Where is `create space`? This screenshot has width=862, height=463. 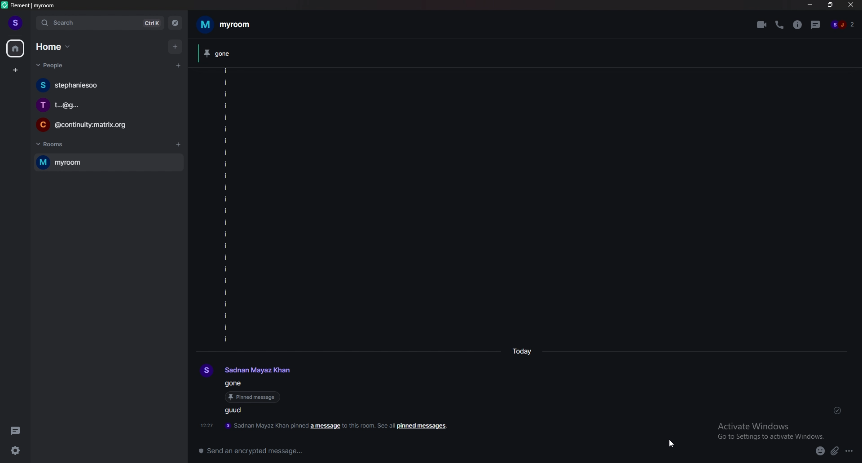
create space is located at coordinates (15, 70).